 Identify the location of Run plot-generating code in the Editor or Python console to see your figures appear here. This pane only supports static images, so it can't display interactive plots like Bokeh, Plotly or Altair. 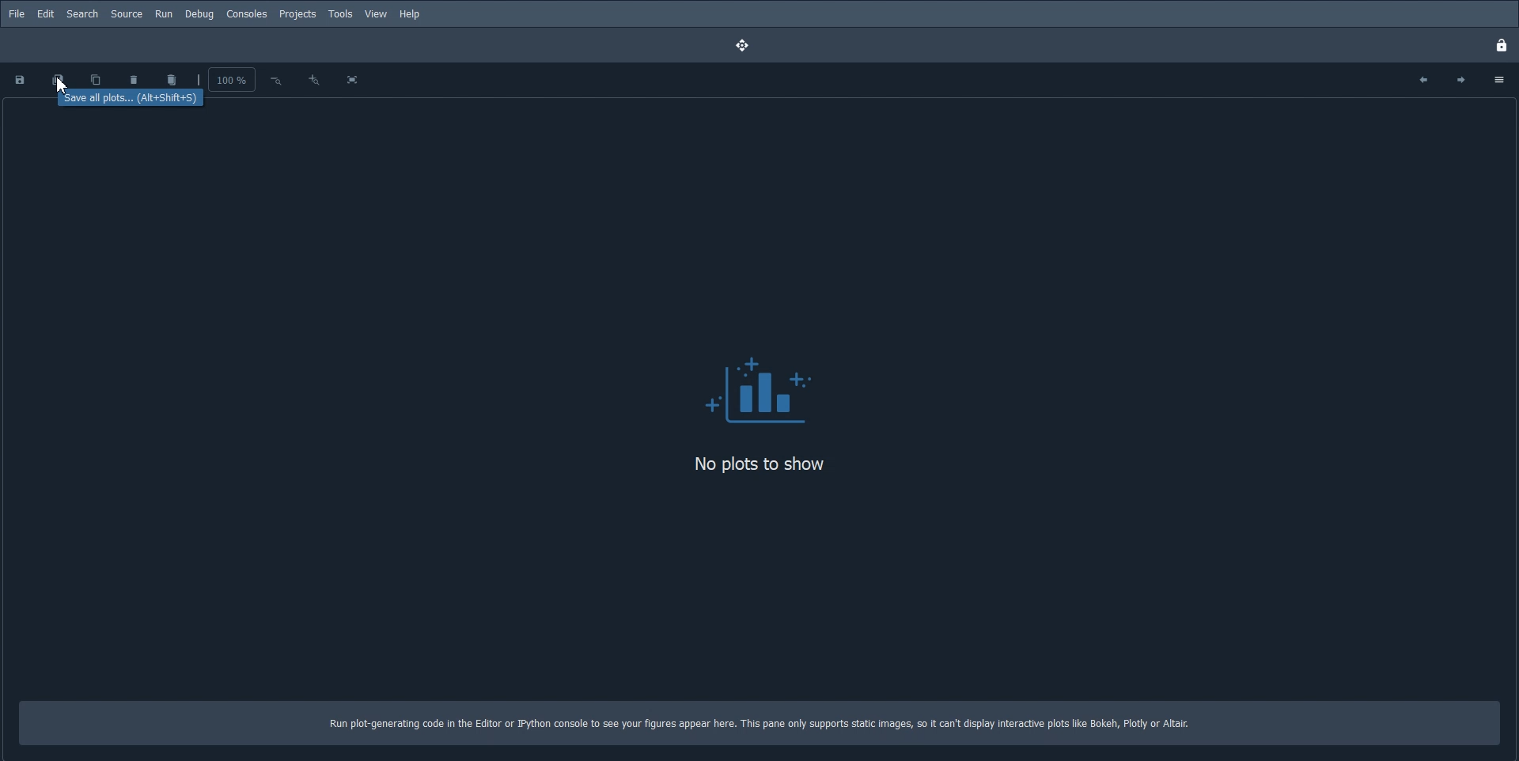
(748, 725).